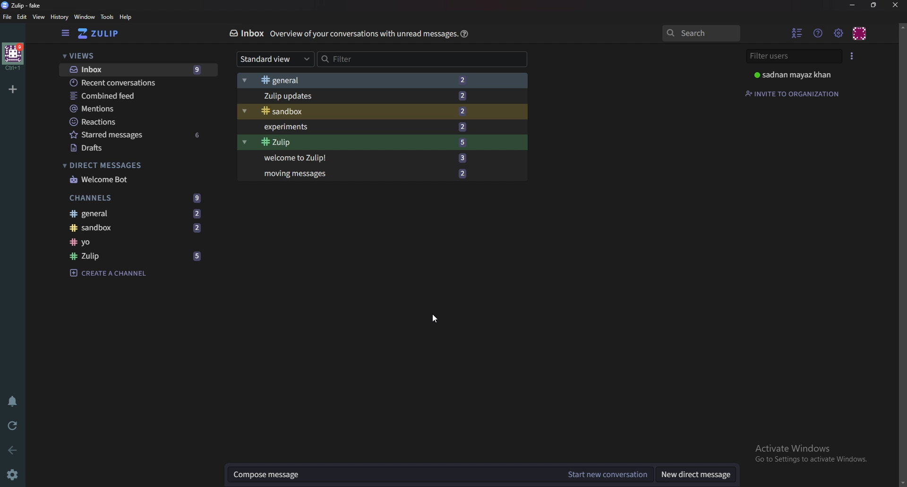  What do you see at coordinates (12, 476) in the screenshot?
I see `settings` at bounding box center [12, 476].